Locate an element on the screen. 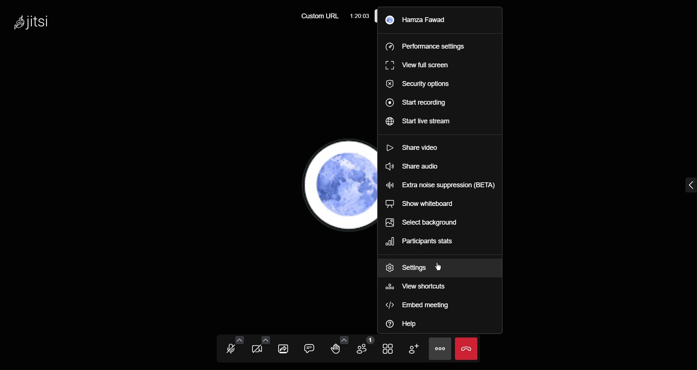  Show whiteboard is located at coordinates (421, 204).